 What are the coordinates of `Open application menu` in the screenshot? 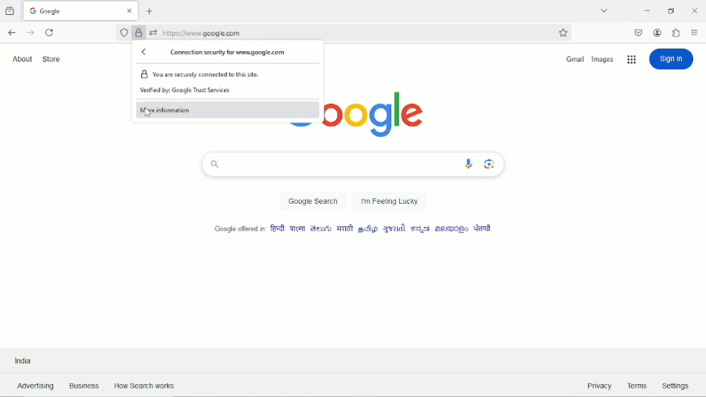 It's located at (694, 32).